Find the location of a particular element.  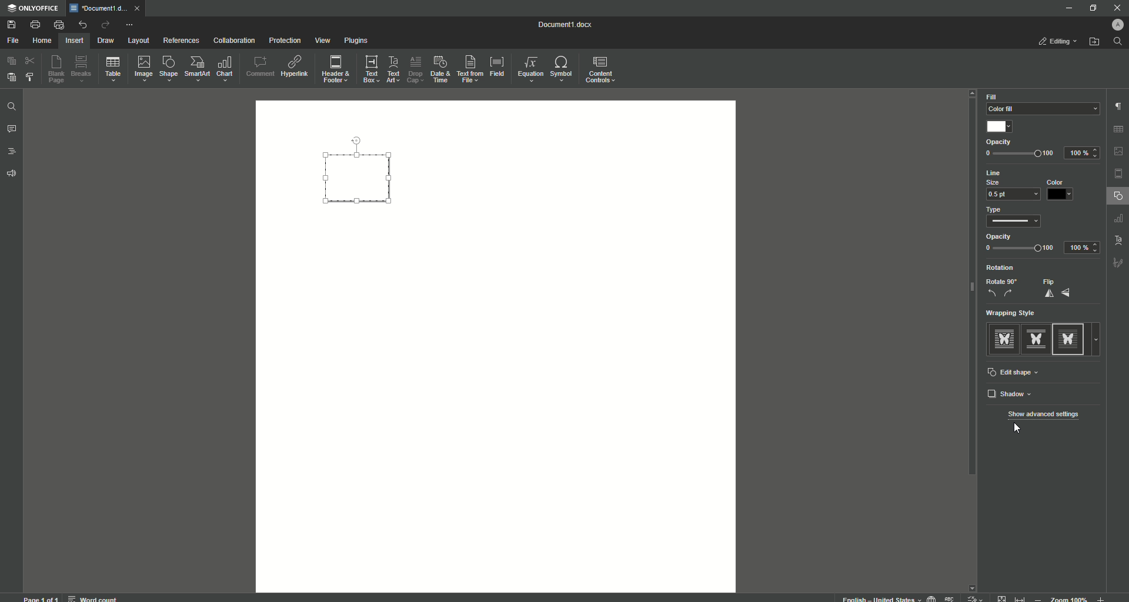

cursor is located at coordinates (1023, 429).